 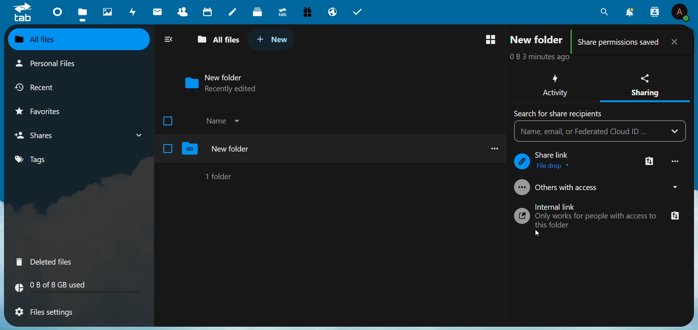 I want to click on New Folder, so click(x=225, y=77).